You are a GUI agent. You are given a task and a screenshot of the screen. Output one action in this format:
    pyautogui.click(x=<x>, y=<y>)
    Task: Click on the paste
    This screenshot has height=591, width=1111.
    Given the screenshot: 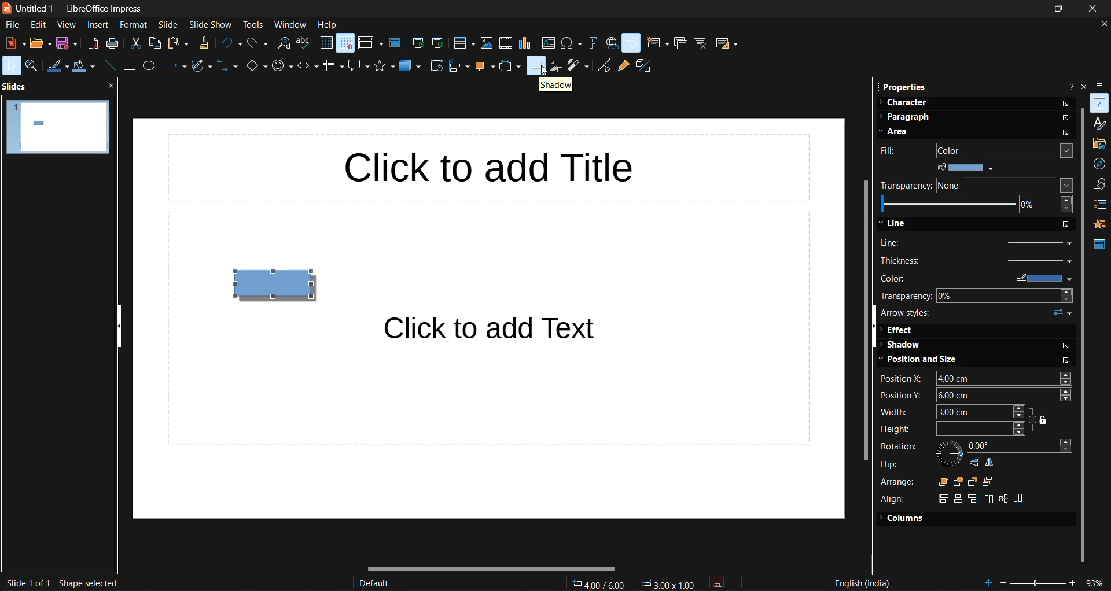 What is the action you would take?
    pyautogui.click(x=180, y=44)
    